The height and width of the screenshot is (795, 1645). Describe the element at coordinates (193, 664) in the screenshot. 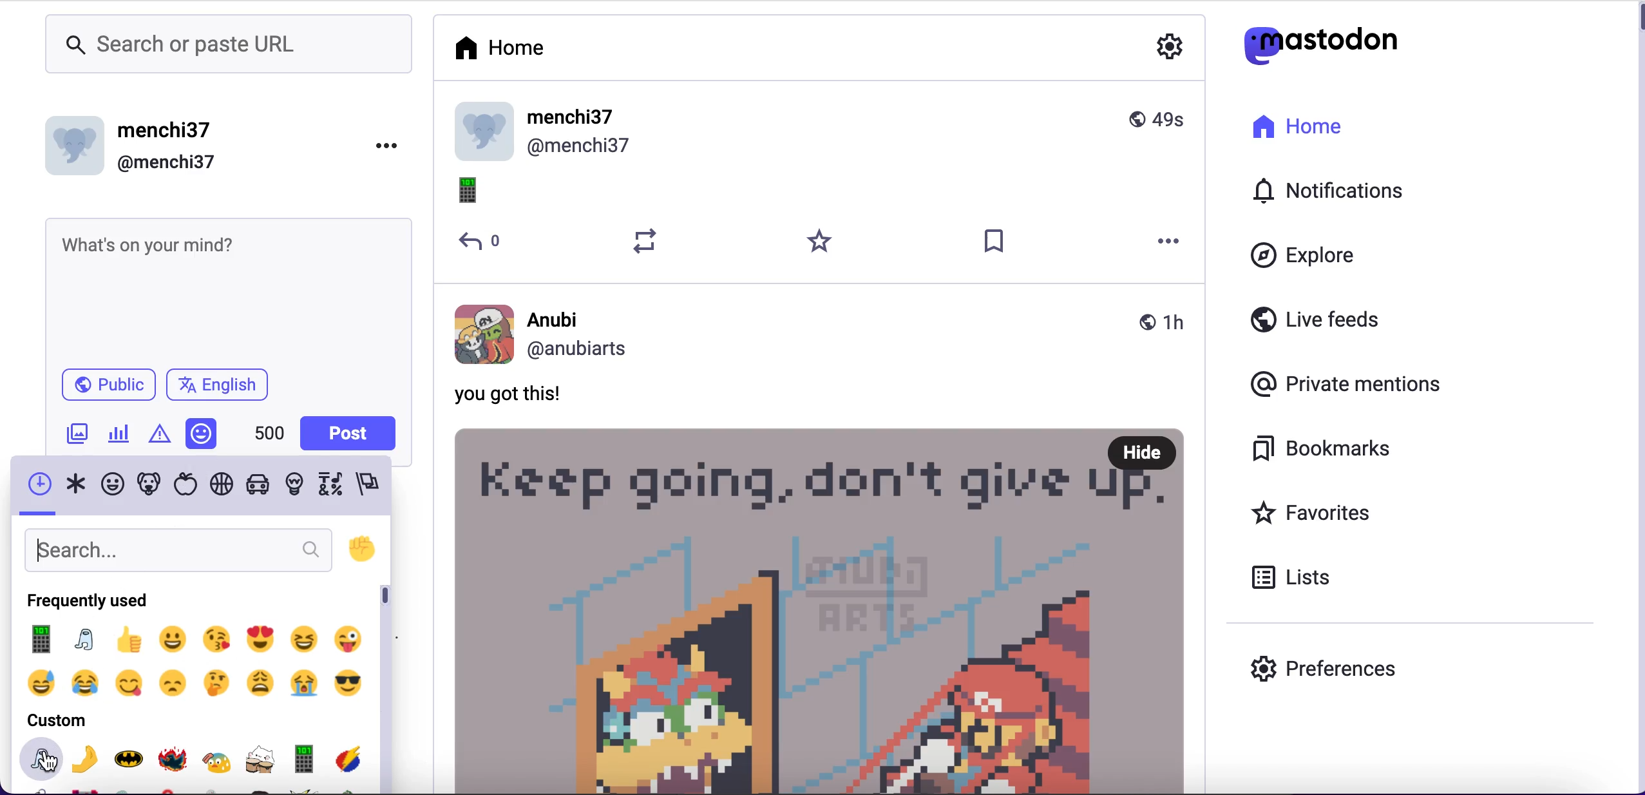

I see `frequently used emojis` at that location.